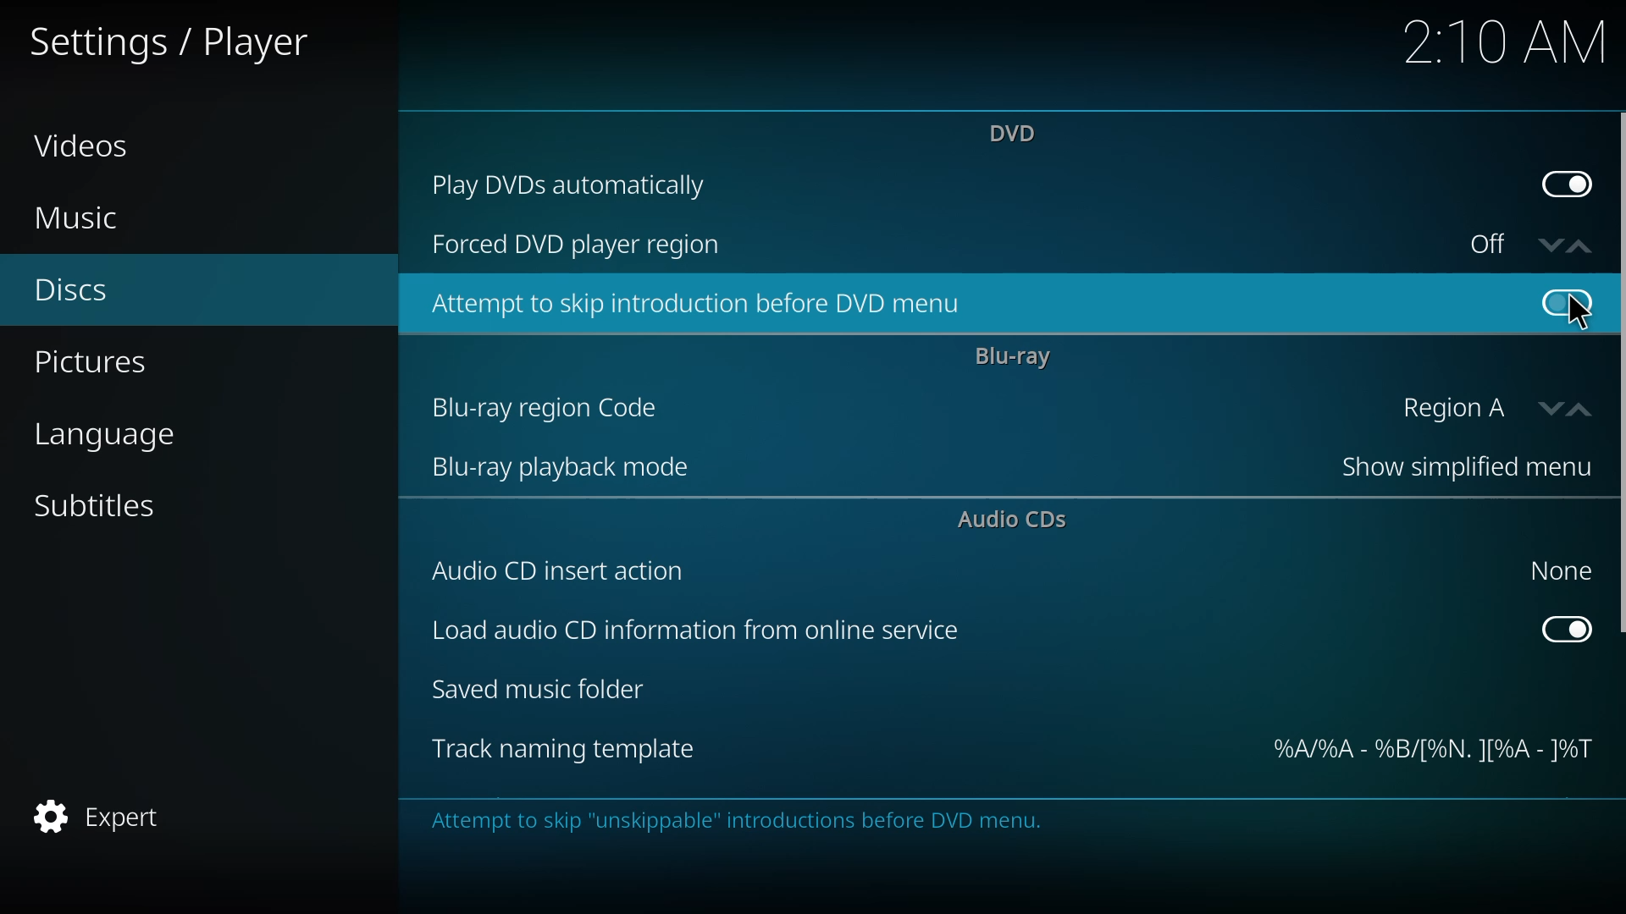 The width and height of the screenshot is (1626, 914). I want to click on audio cds, so click(1016, 520).